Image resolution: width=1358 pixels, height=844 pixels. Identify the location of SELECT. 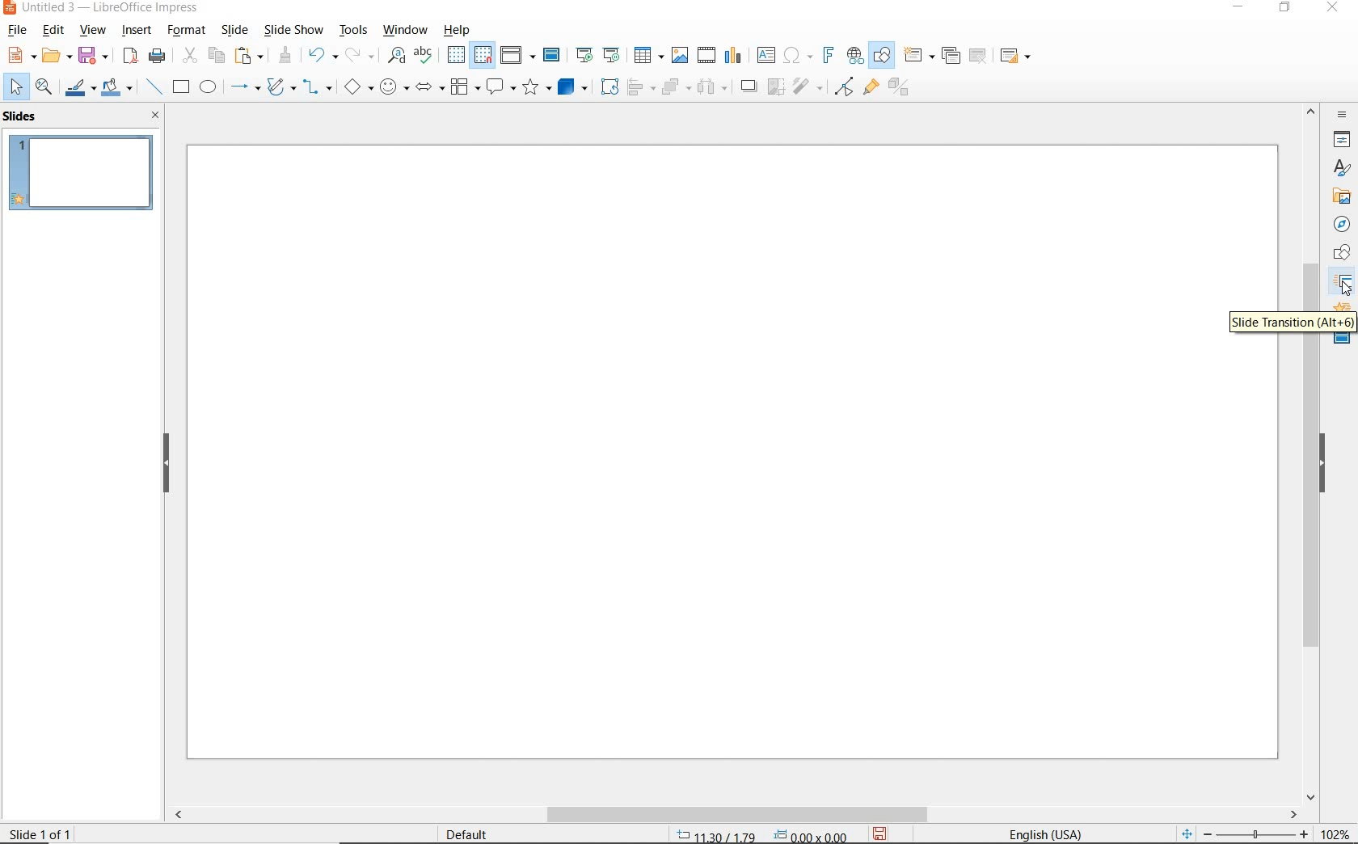
(13, 87).